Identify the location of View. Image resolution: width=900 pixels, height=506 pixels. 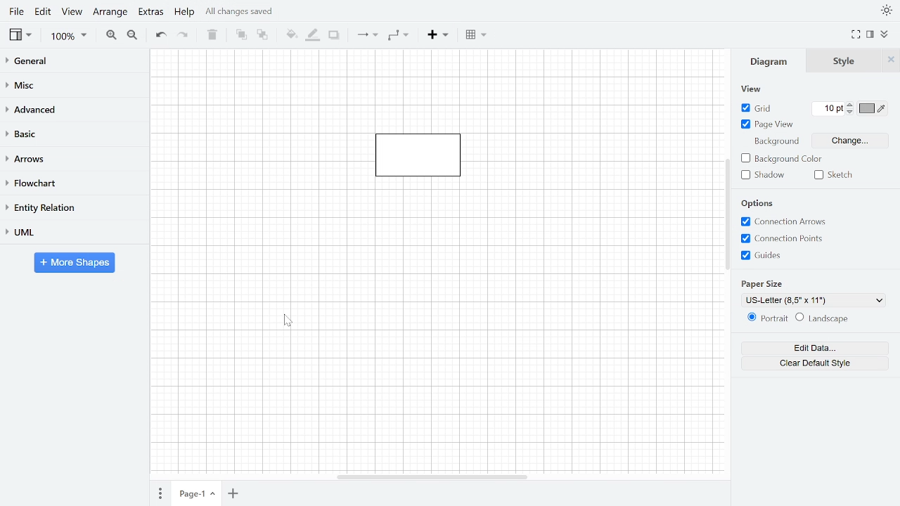
(72, 13).